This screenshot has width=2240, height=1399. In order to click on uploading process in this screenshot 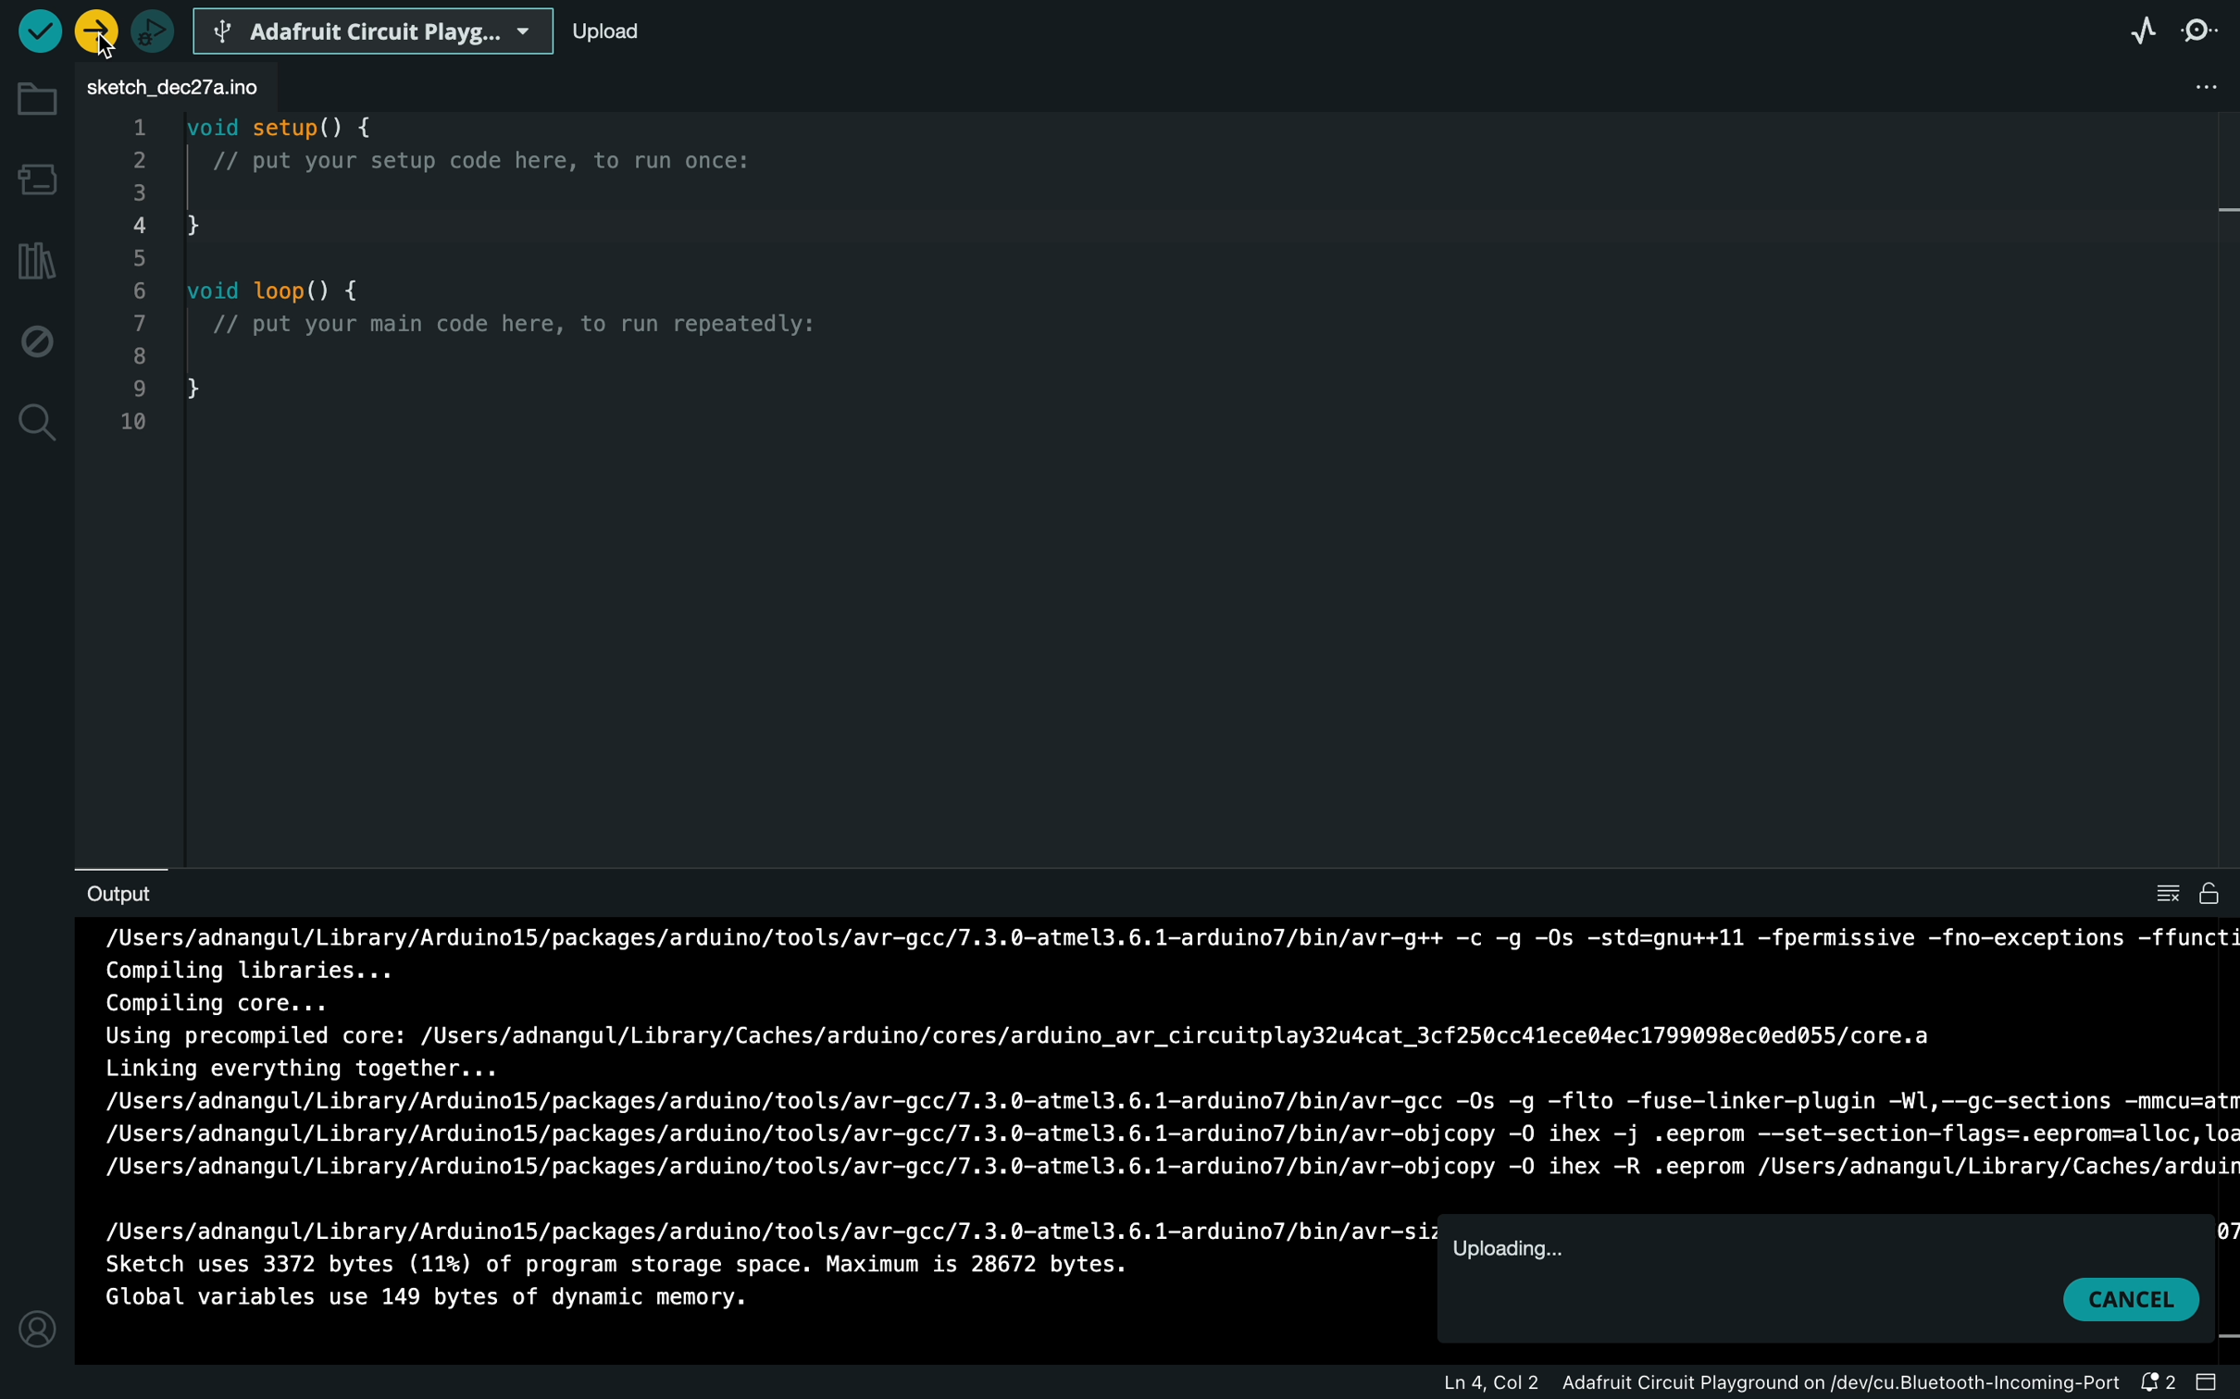, I will do `click(1163, 1067)`.